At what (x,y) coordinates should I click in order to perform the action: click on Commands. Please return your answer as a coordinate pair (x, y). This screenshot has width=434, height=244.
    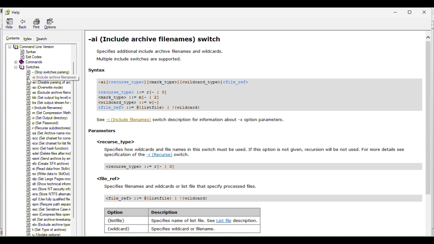
    Looking at the image, I should click on (29, 62).